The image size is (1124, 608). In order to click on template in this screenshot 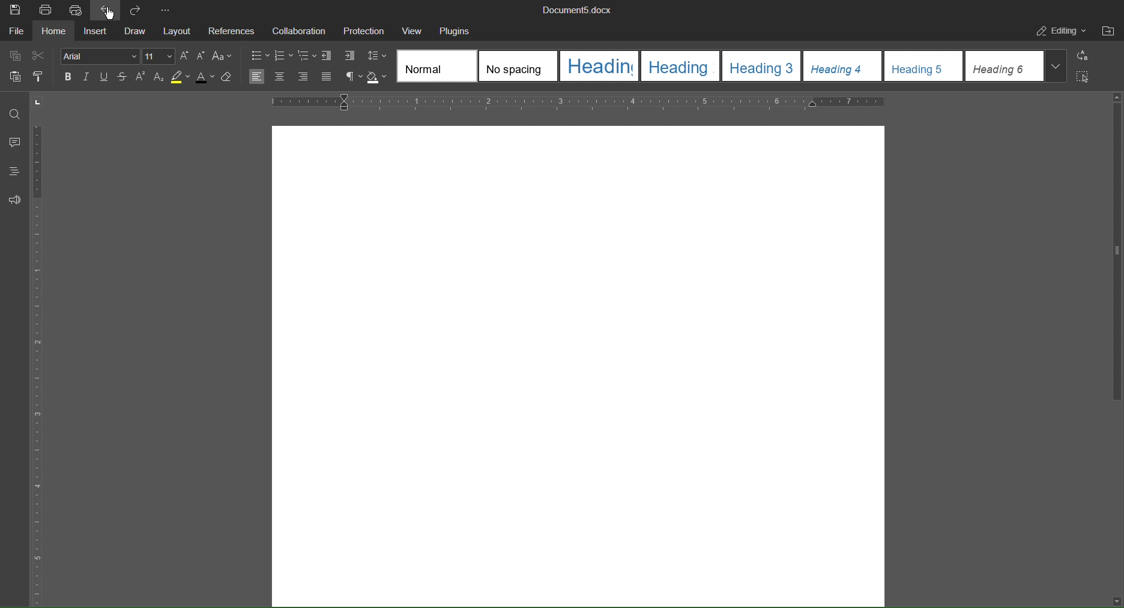, I will do `click(1006, 65)`.